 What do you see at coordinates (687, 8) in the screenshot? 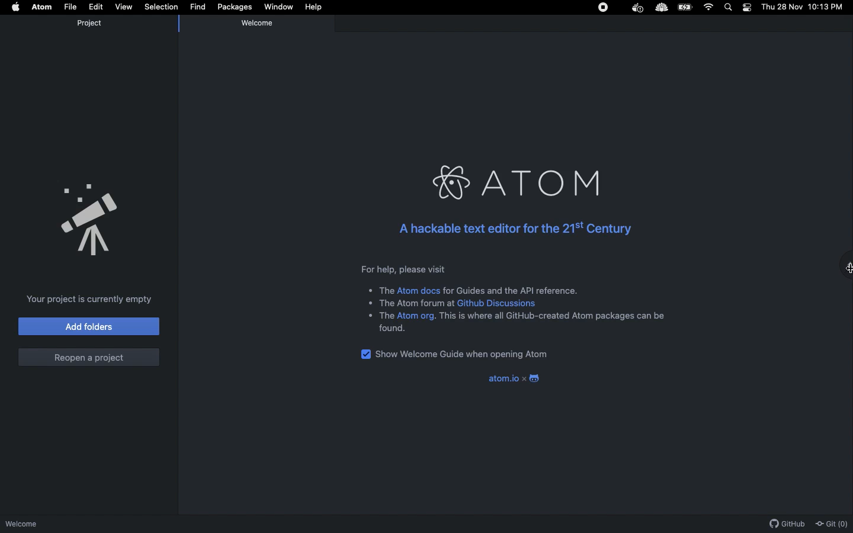
I see `Battery` at bounding box center [687, 8].